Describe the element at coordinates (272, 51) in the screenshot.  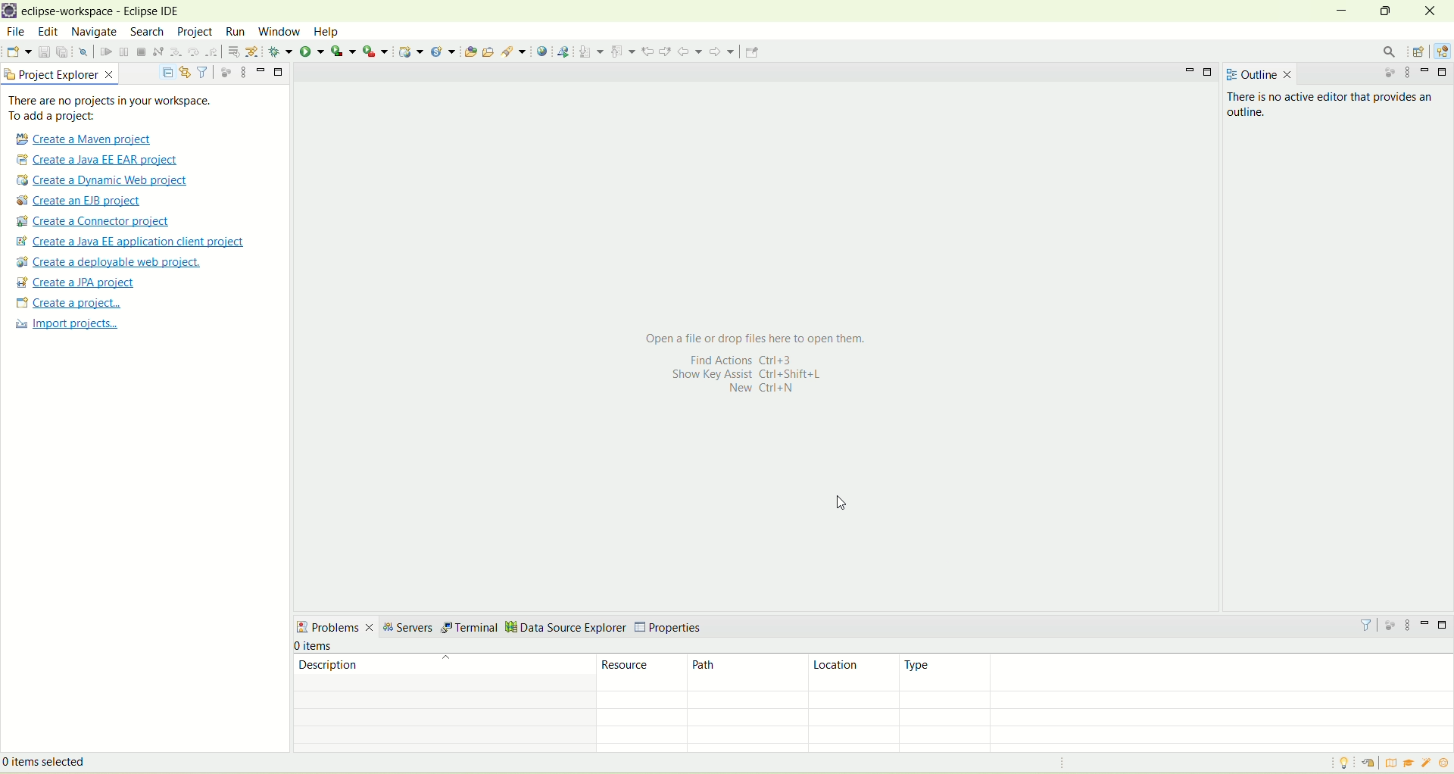
I see `step return` at that location.